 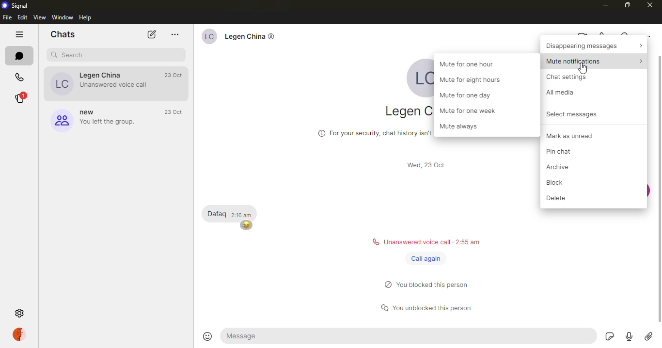 What do you see at coordinates (247, 225) in the screenshot?
I see `emoji` at bounding box center [247, 225].